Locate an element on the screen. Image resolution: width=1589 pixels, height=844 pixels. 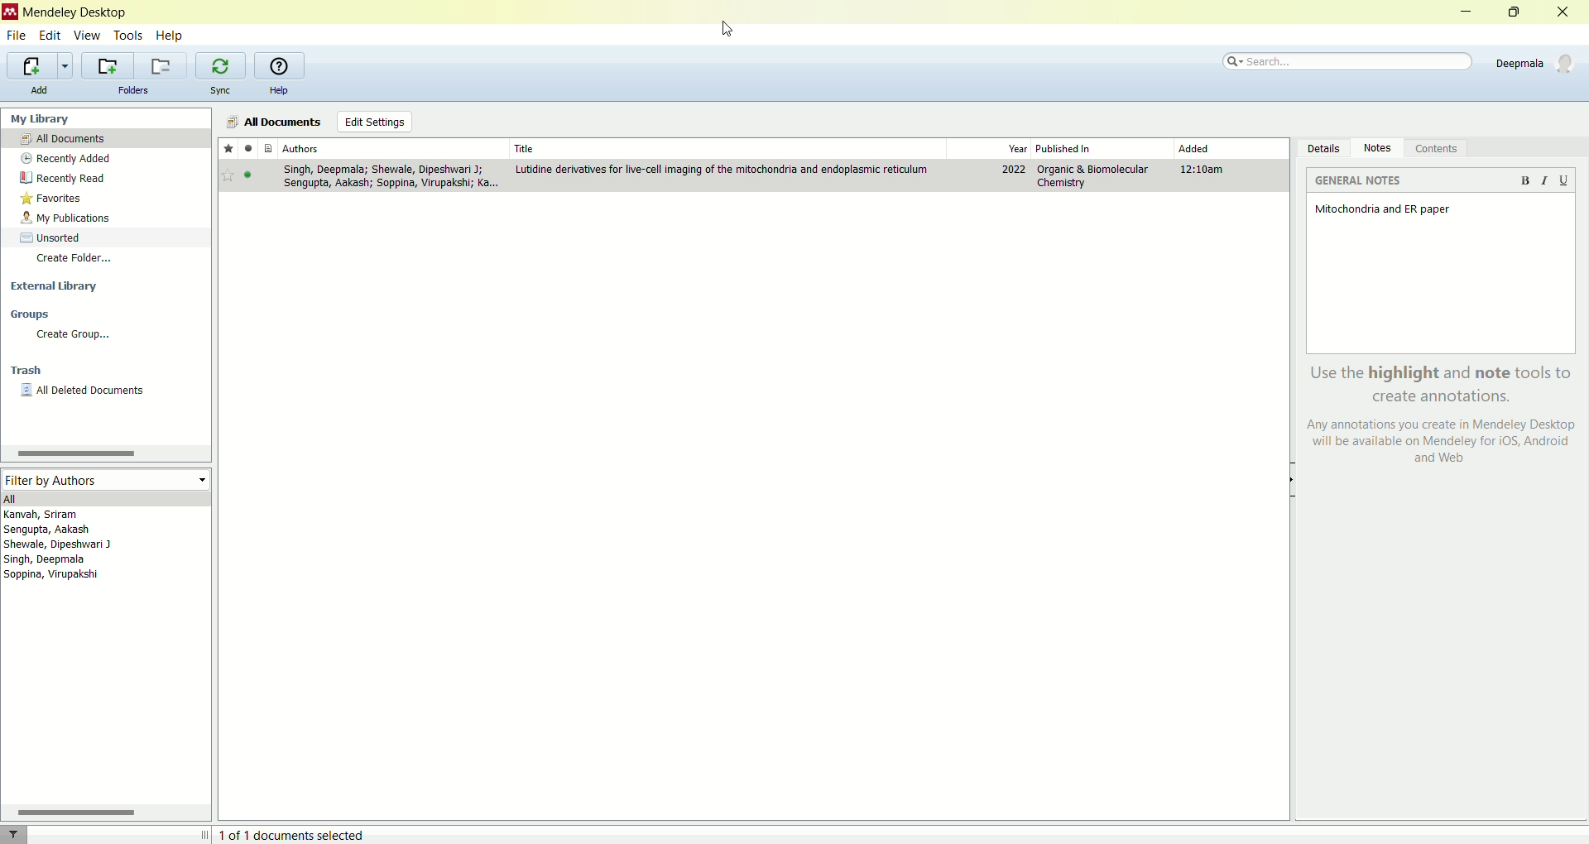
2022 is located at coordinates (1014, 170).